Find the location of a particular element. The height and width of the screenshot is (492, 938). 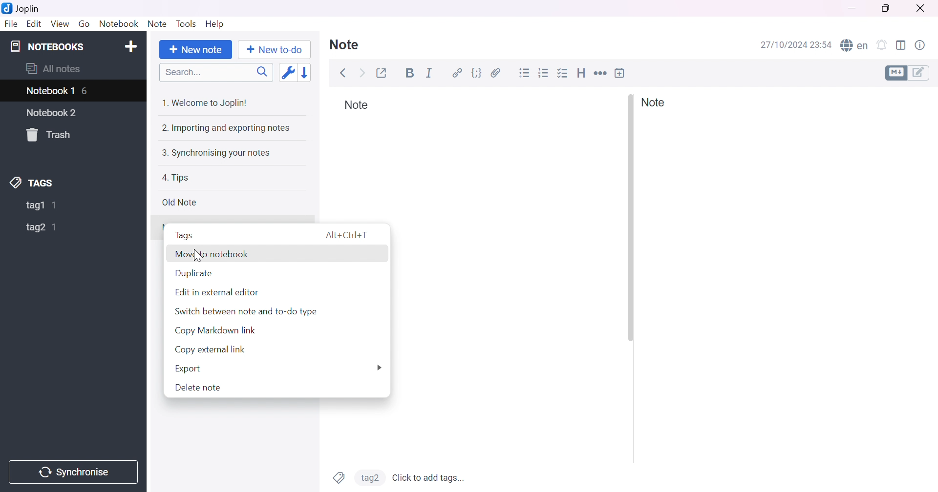

Note is located at coordinates (157, 23).